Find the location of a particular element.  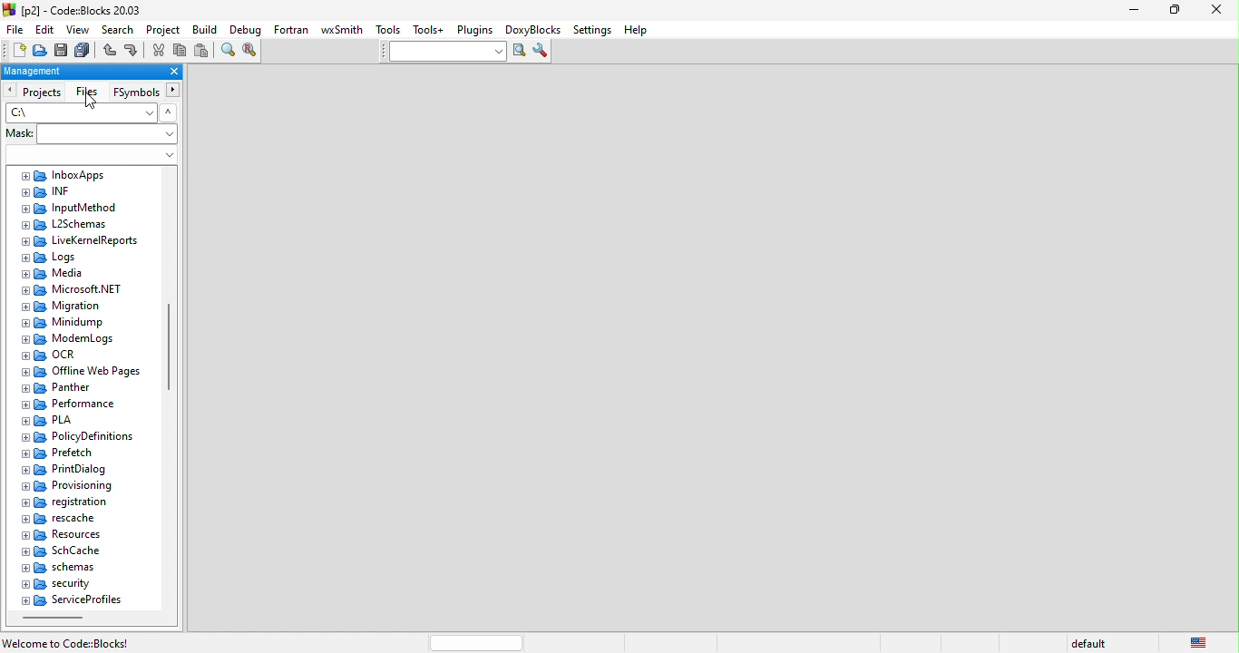

media is located at coordinates (77, 274).